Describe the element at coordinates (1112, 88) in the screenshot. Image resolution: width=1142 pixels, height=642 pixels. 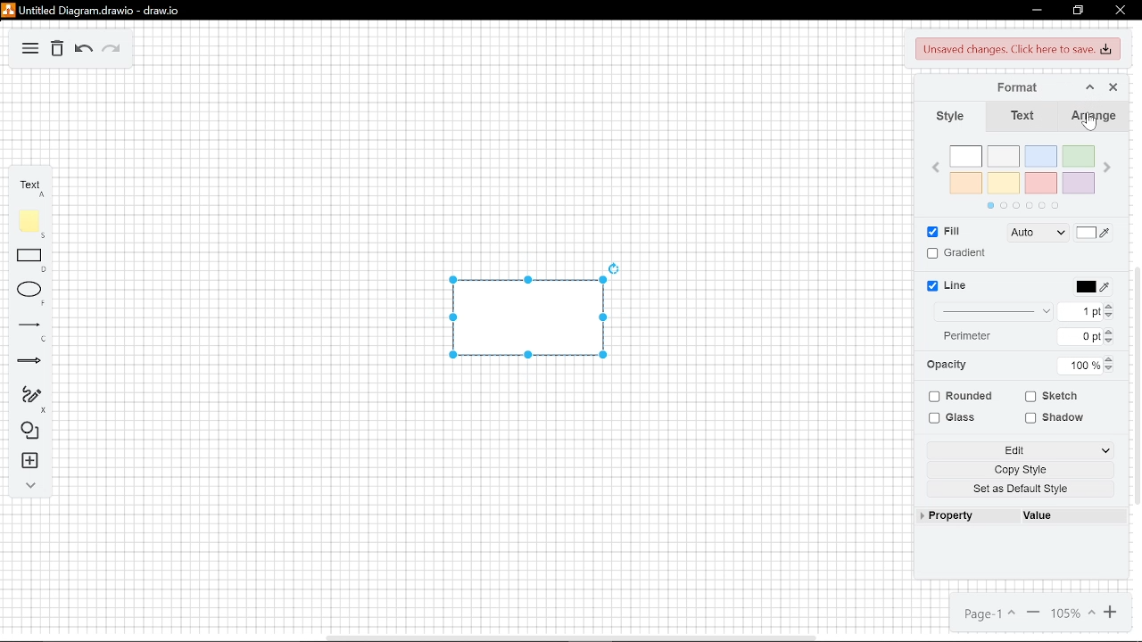
I see `close` at that location.